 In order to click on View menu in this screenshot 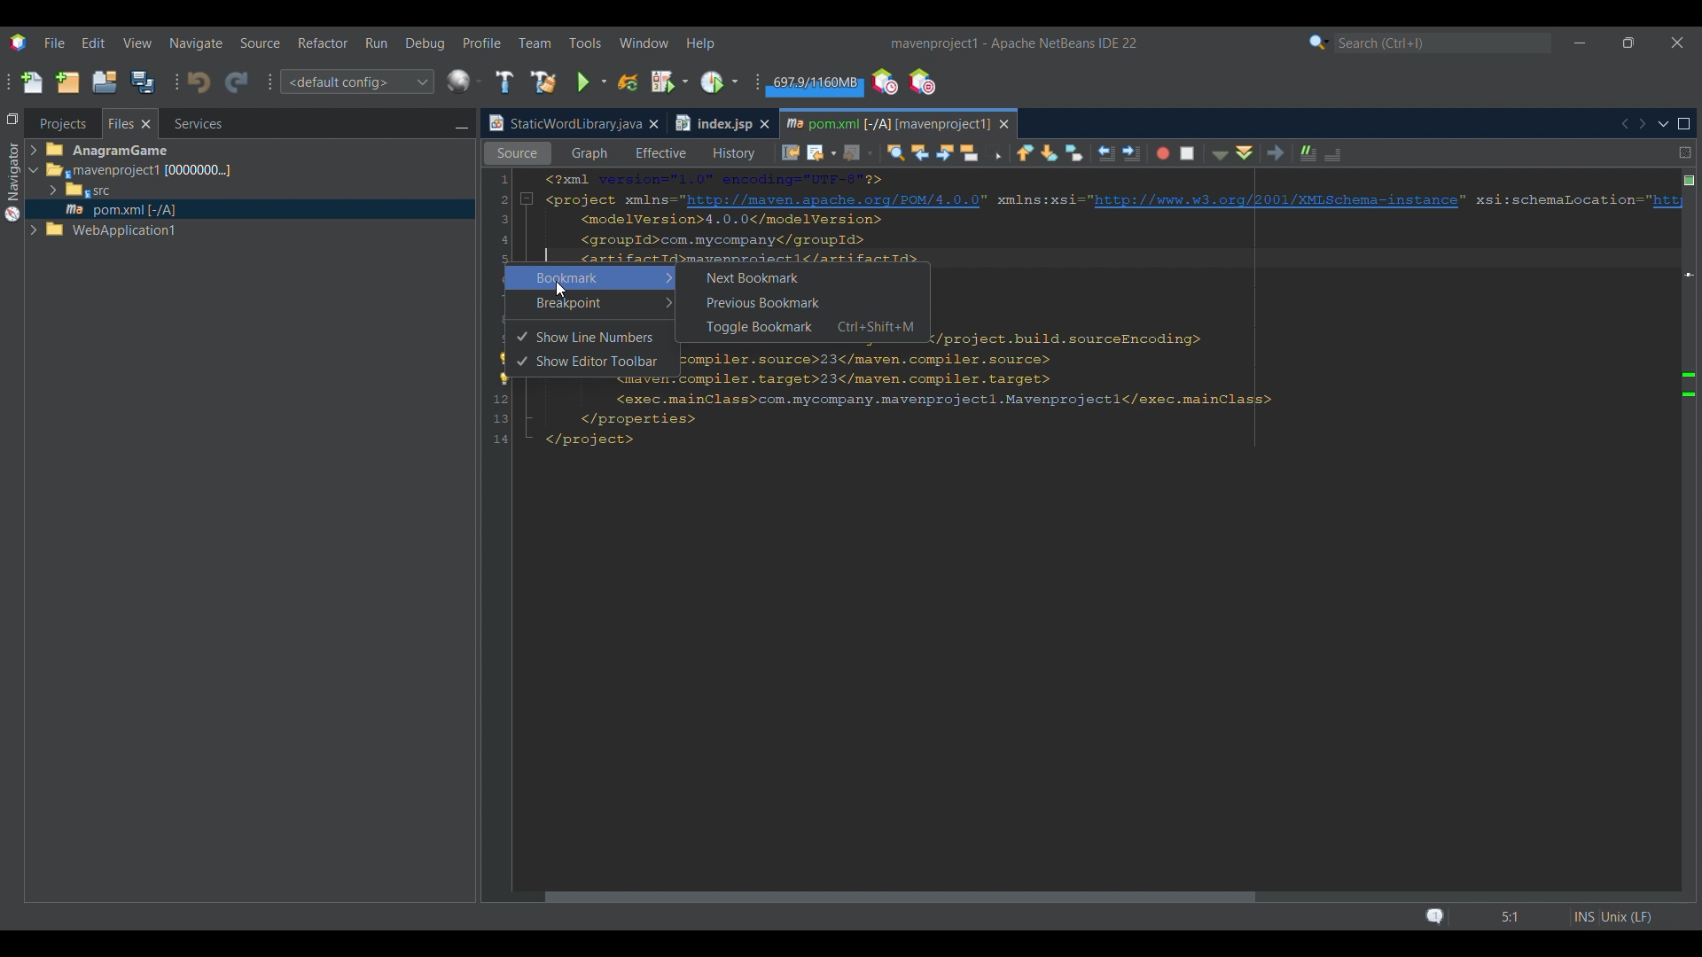, I will do `click(137, 43)`.